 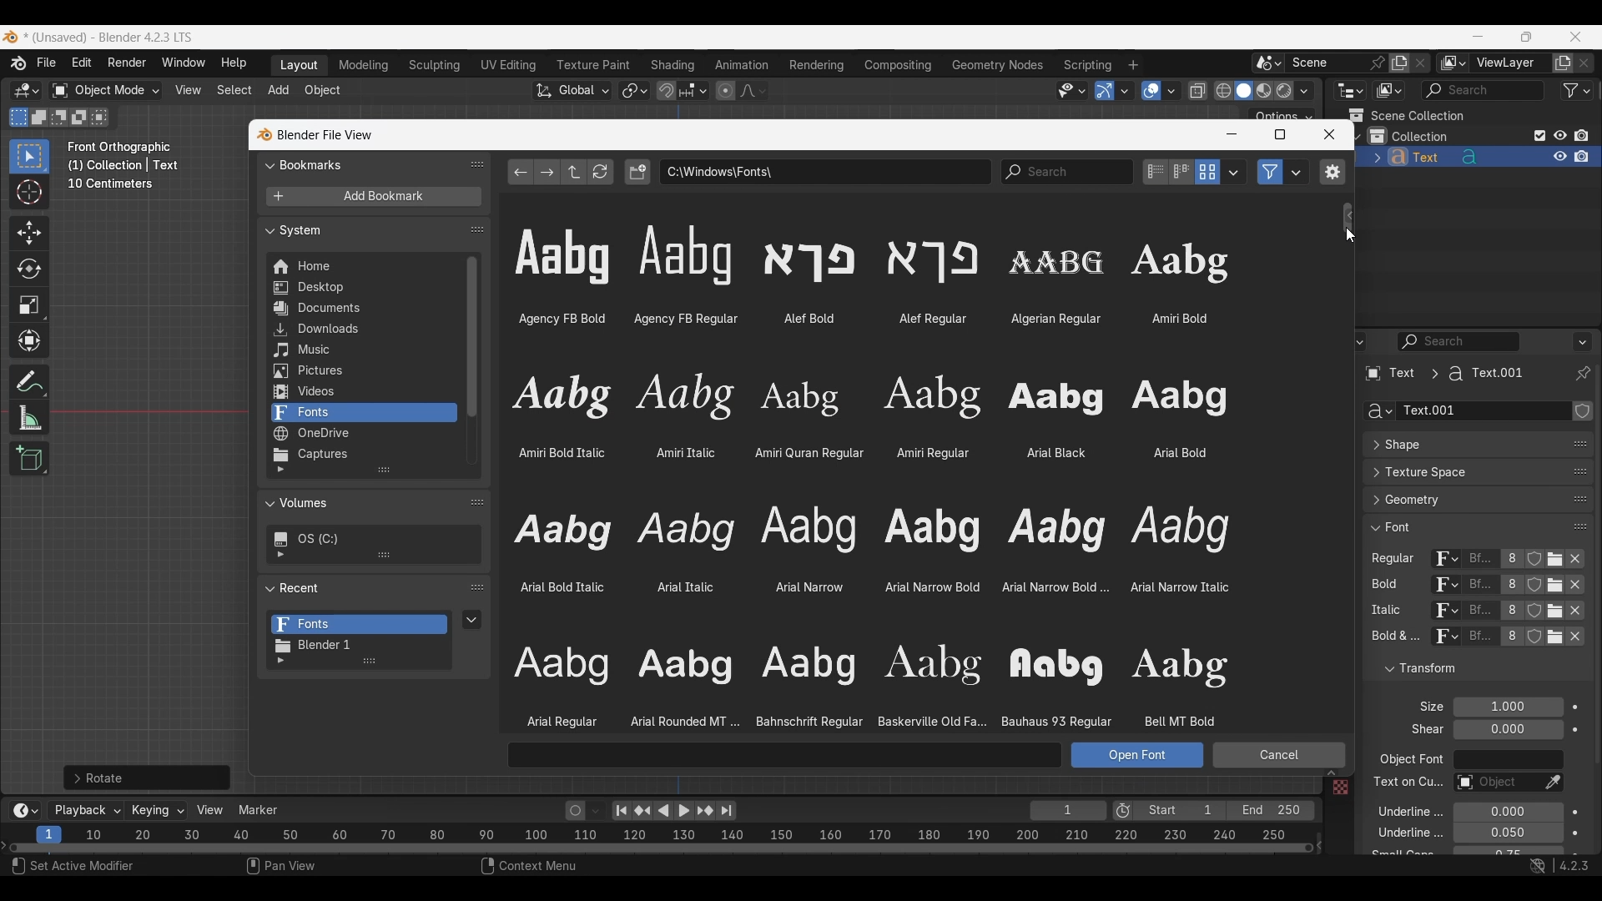 What do you see at coordinates (27, 90) in the screenshot?
I see `Select editor type/3D Viewport, current selection` at bounding box center [27, 90].